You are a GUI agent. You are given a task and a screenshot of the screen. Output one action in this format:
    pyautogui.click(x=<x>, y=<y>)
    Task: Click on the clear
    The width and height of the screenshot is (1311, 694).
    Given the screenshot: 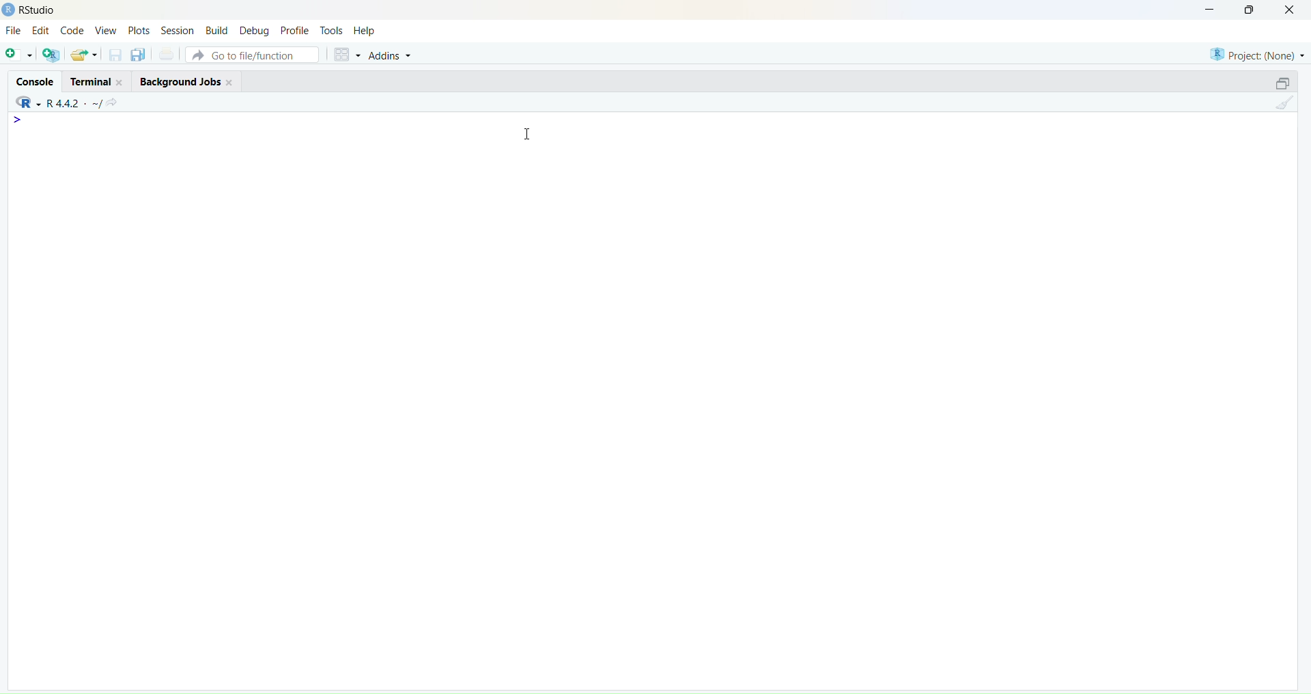 What is the action you would take?
    pyautogui.click(x=1288, y=106)
    